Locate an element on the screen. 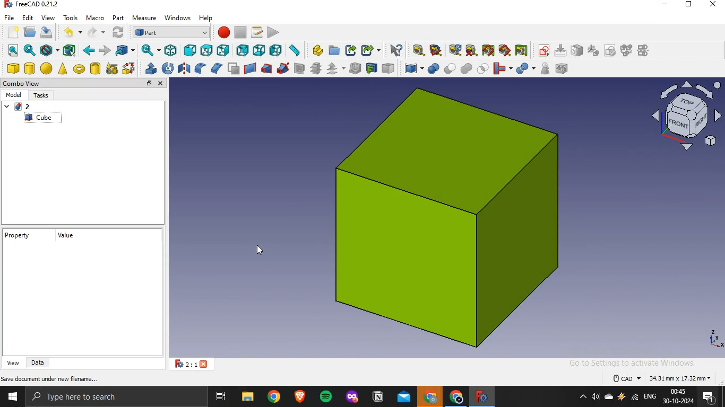 This screenshot has height=407, width=725. shape builder is located at coordinates (129, 68).